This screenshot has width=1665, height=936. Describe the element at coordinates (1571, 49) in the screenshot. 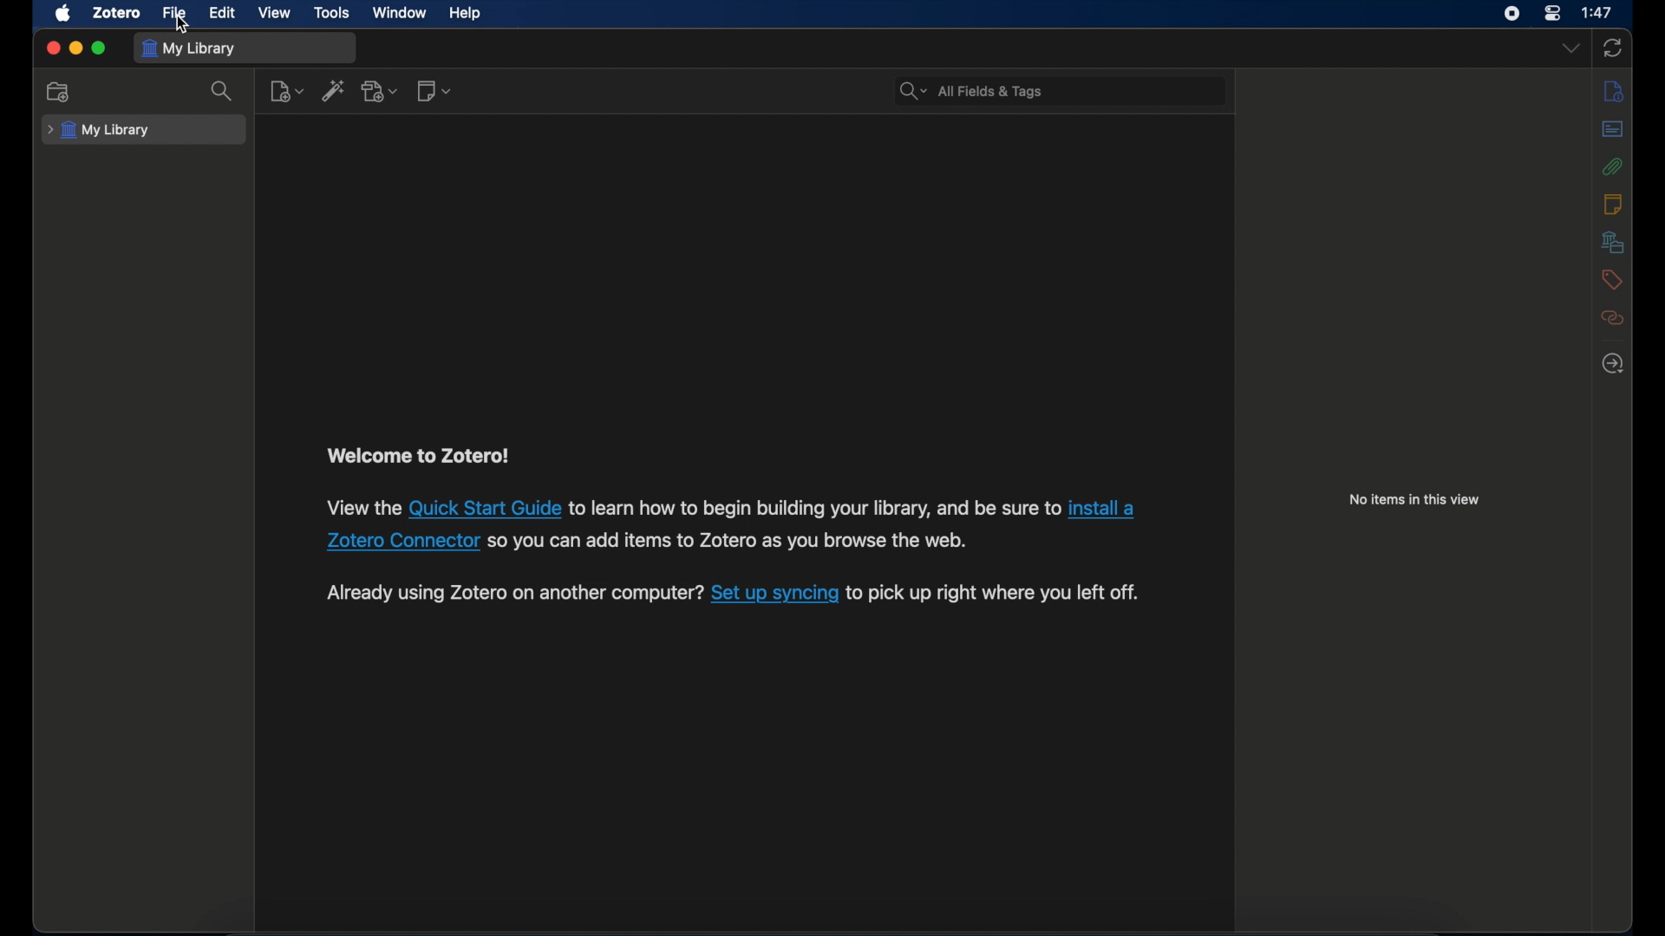

I see `dropdown` at that location.